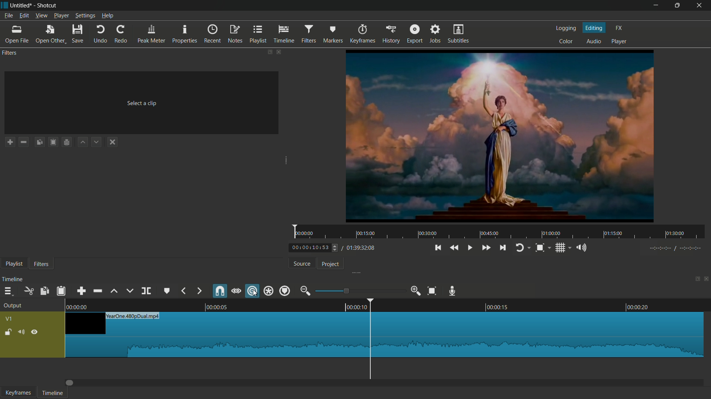 The height and width of the screenshot is (399, 711). I want to click on paste filters, so click(53, 141).